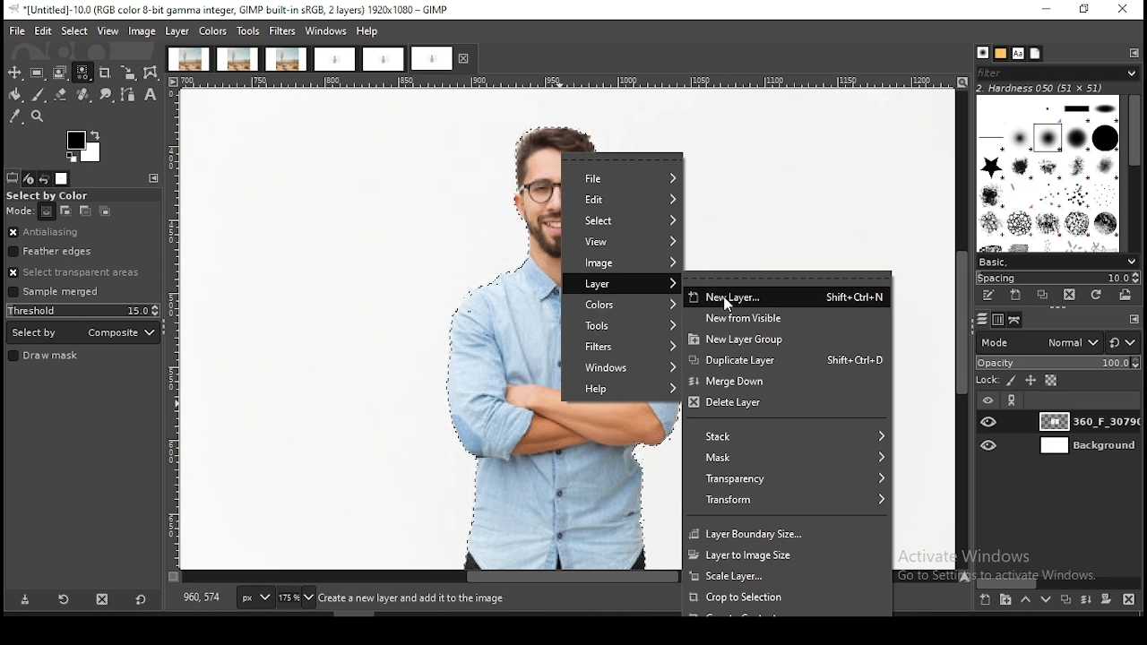  I want to click on merge layers, so click(1086, 598).